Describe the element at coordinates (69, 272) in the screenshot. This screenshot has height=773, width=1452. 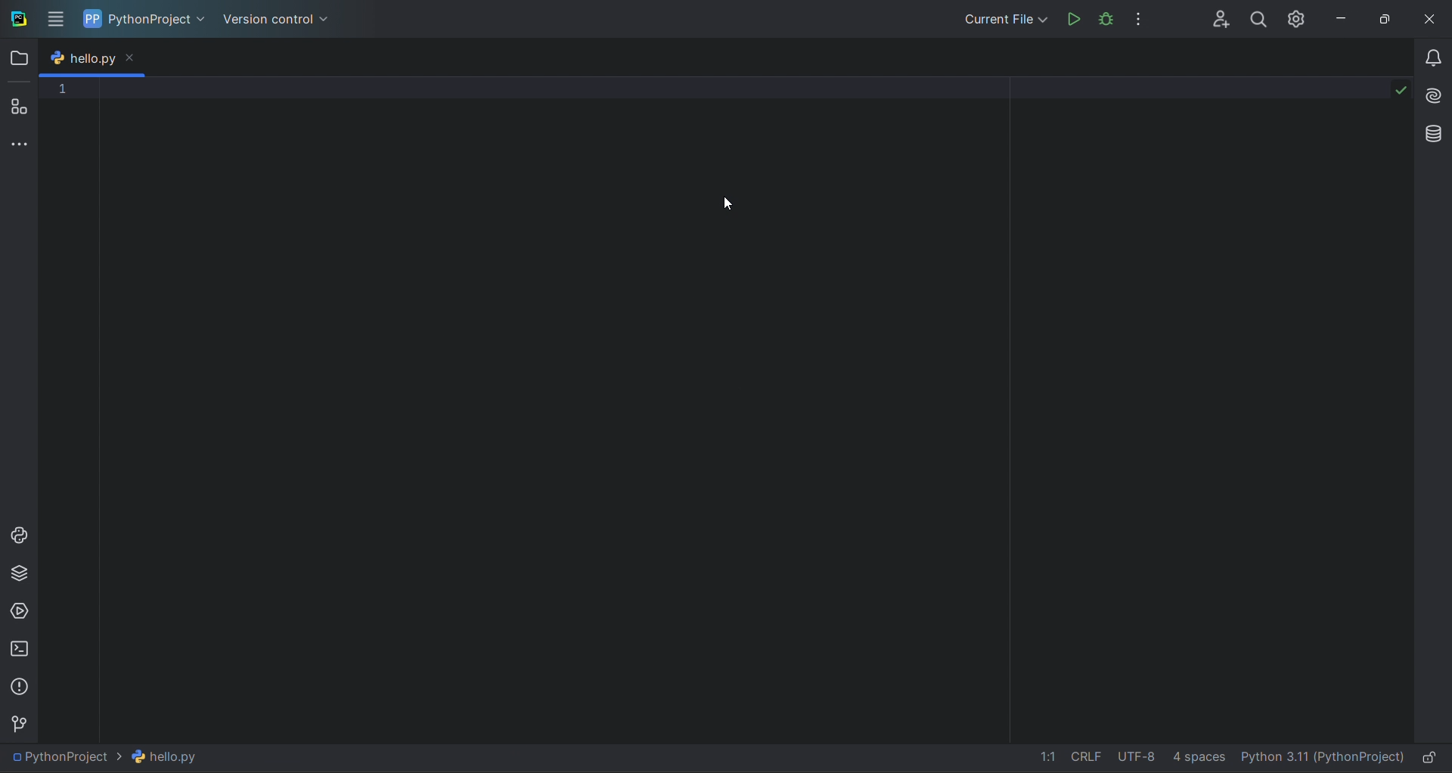
I see `line numer` at that location.